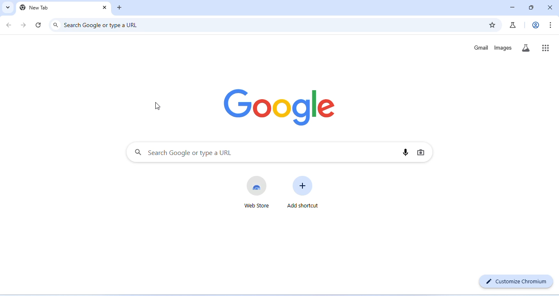 Image resolution: width=559 pixels, height=296 pixels. What do you see at coordinates (513, 25) in the screenshot?
I see `chrome labs` at bounding box center [513, 25].